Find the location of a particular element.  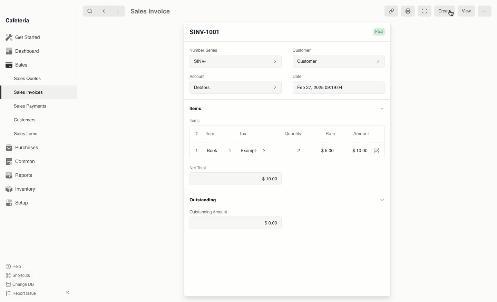

Help is located at coordinates (14, 265).